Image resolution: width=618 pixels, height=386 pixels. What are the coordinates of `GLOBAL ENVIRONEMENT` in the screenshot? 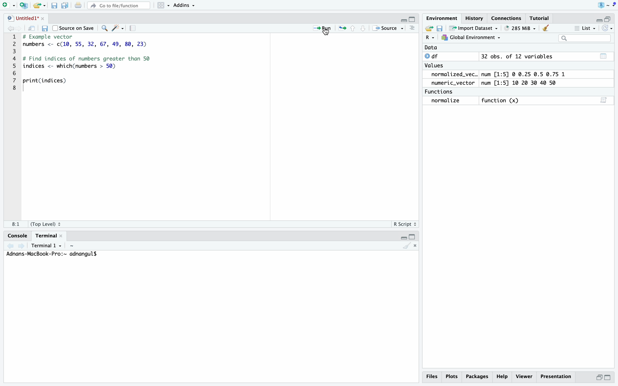 It's located at (471, 39).